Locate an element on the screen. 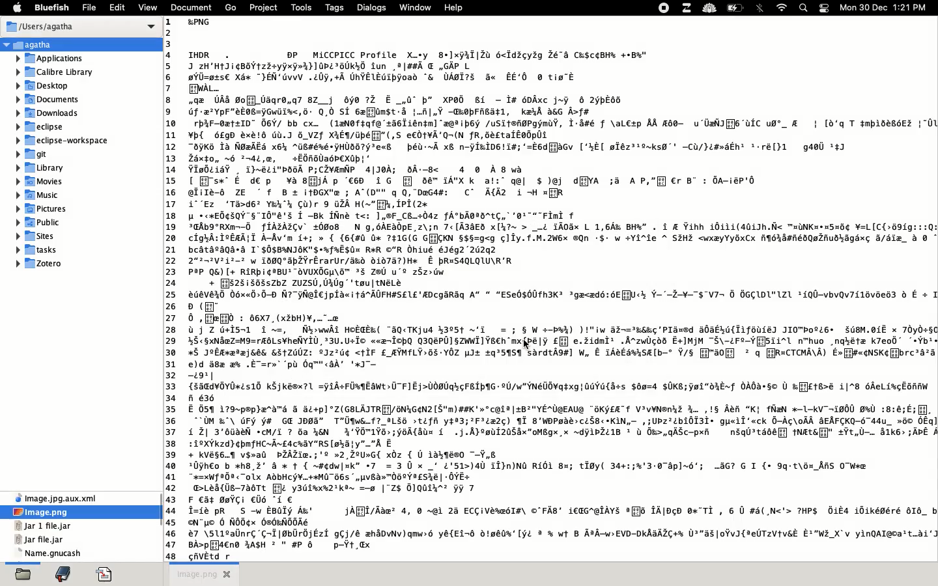 The image size is (938, 586). cursor is located at coordinates (527, 346).